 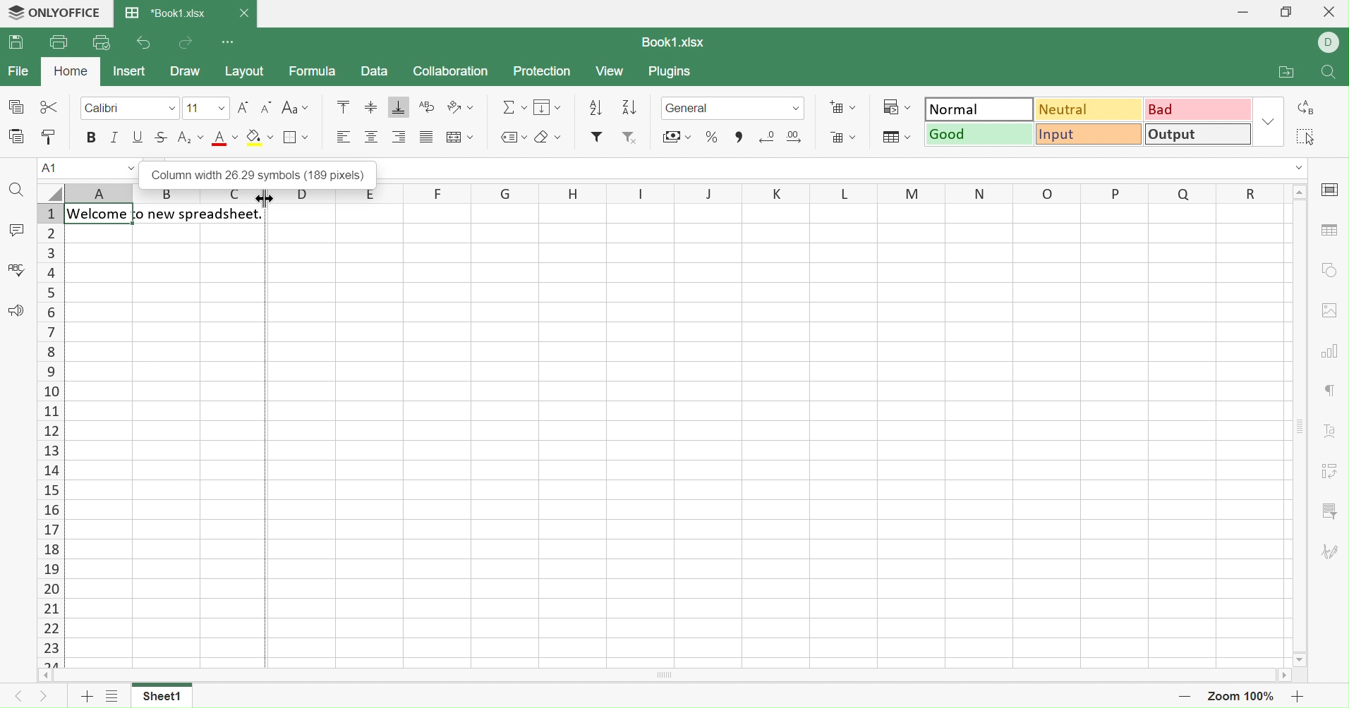 What do you see at coordinates (1333, 434) in the screenshot?
I see `Text Art settings` at bounding box center [1333, 434].